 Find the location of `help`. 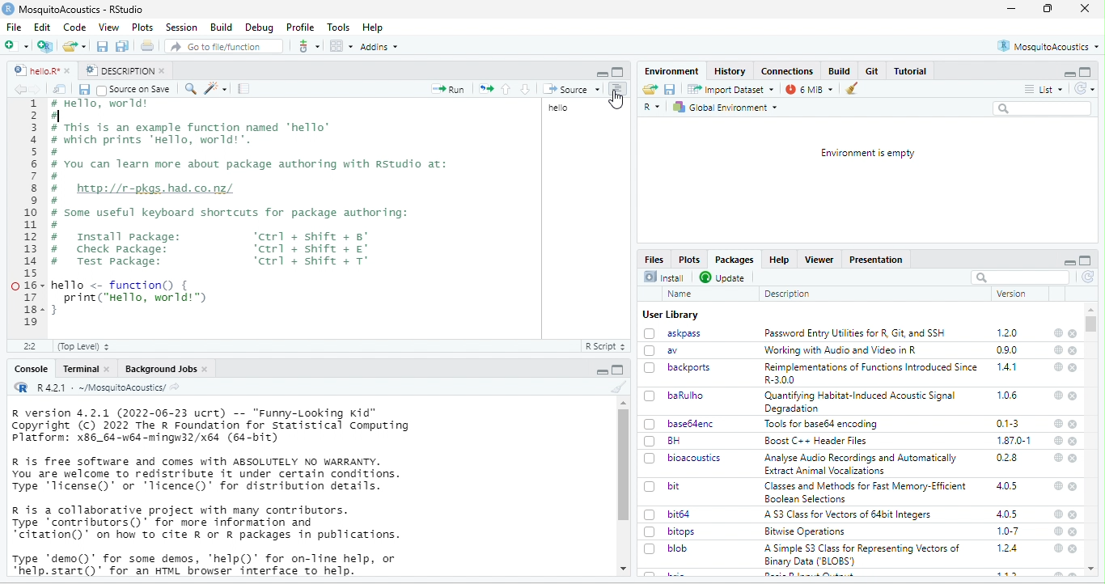

help is located at coordinates (1056, 549).